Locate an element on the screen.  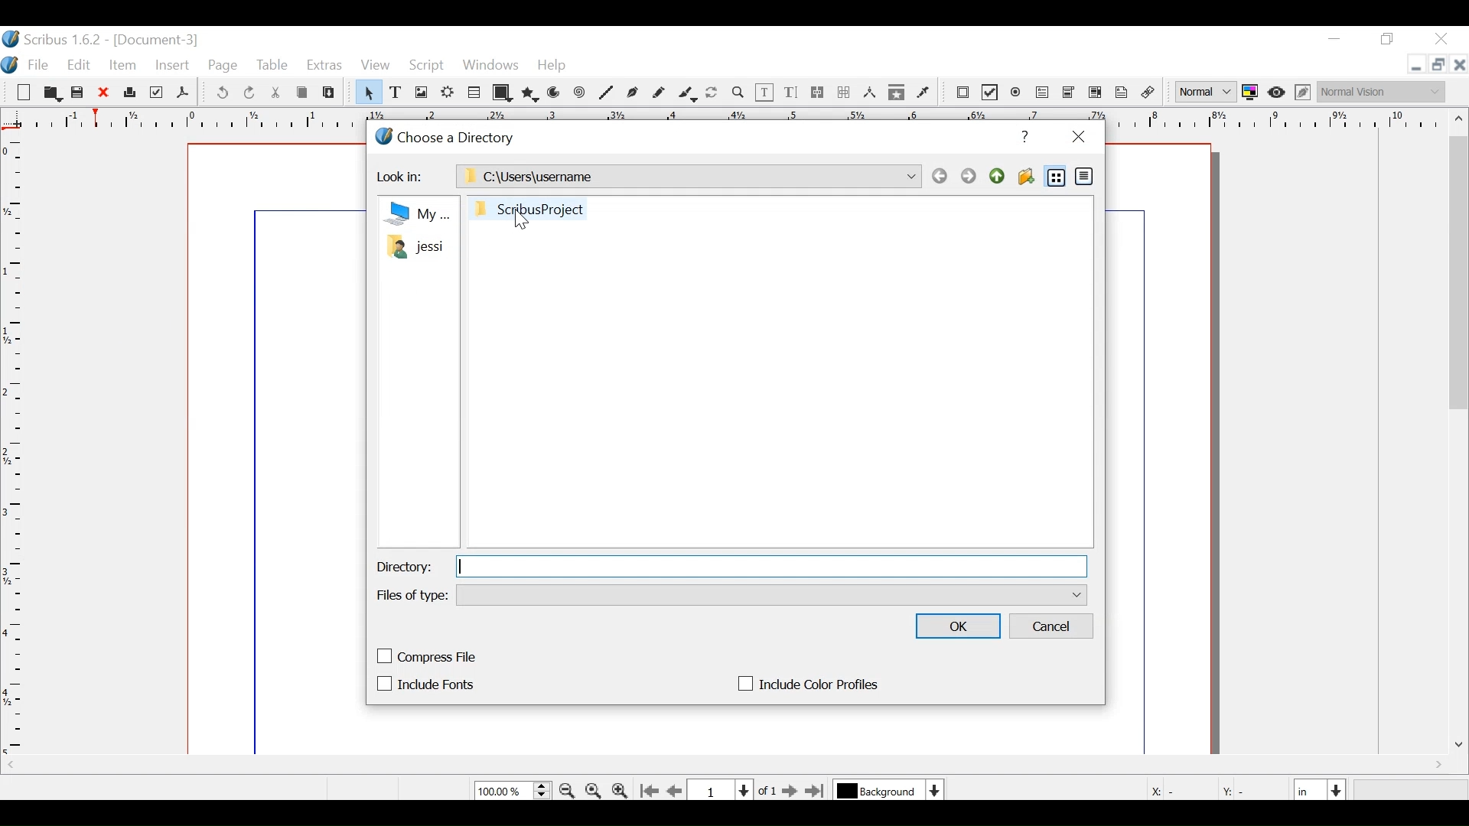
Help is located at coordinates (1022, 137).